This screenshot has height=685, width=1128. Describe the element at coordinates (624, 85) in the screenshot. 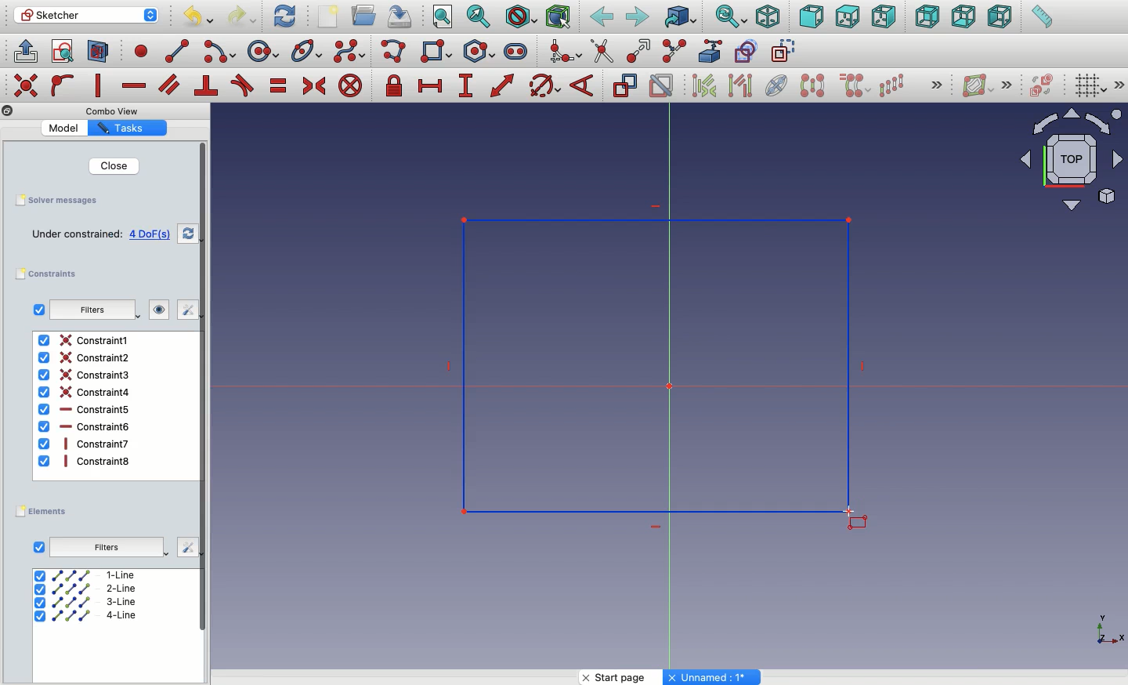

I see `Toggle reference constraint` at that location.